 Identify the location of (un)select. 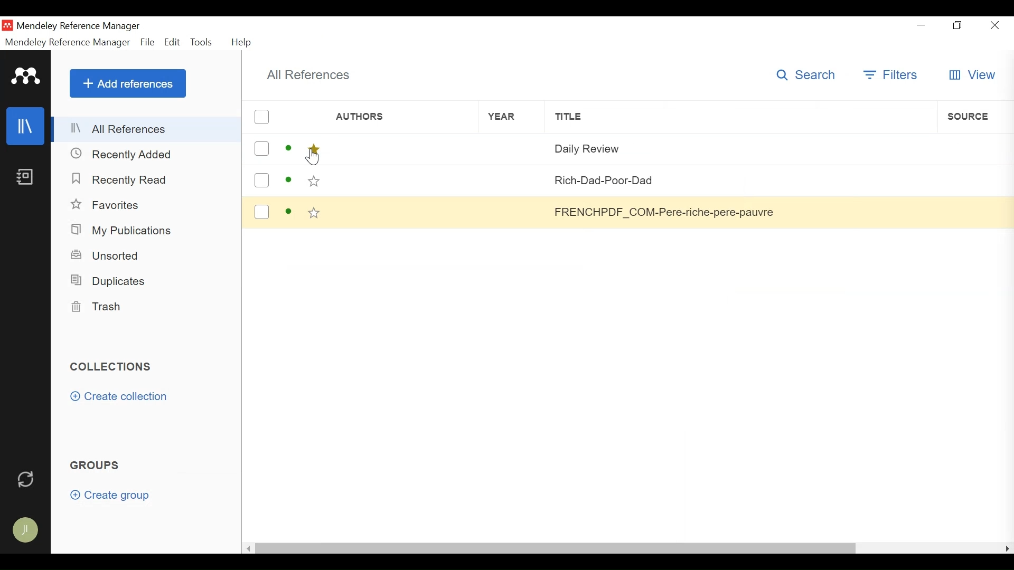
(262, 148).